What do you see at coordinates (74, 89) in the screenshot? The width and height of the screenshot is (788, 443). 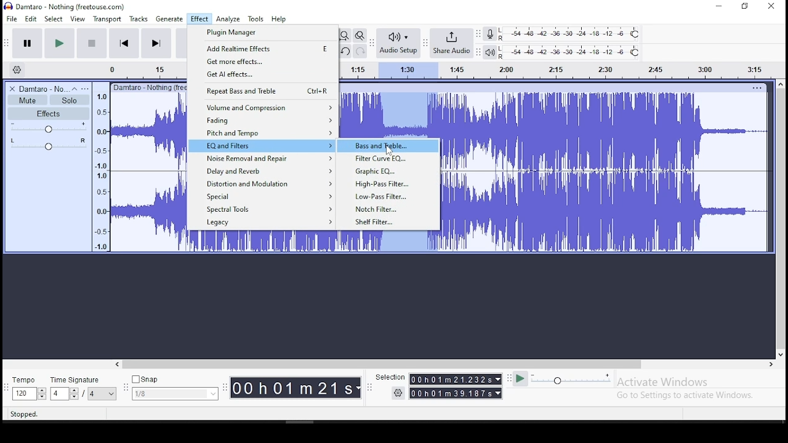 I see `collapse` at bounding box center [74, 89].